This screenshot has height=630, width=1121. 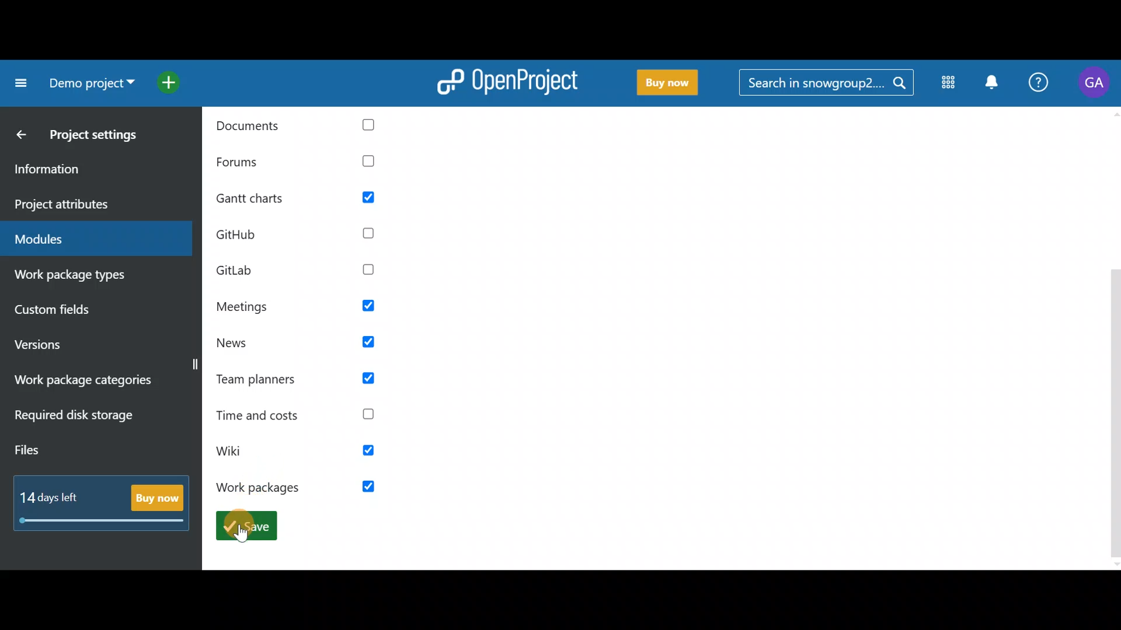 What do you see at coordinates (994, 85) in the screenshot?
I see `Notification centre` at bounding box center [994, 85].